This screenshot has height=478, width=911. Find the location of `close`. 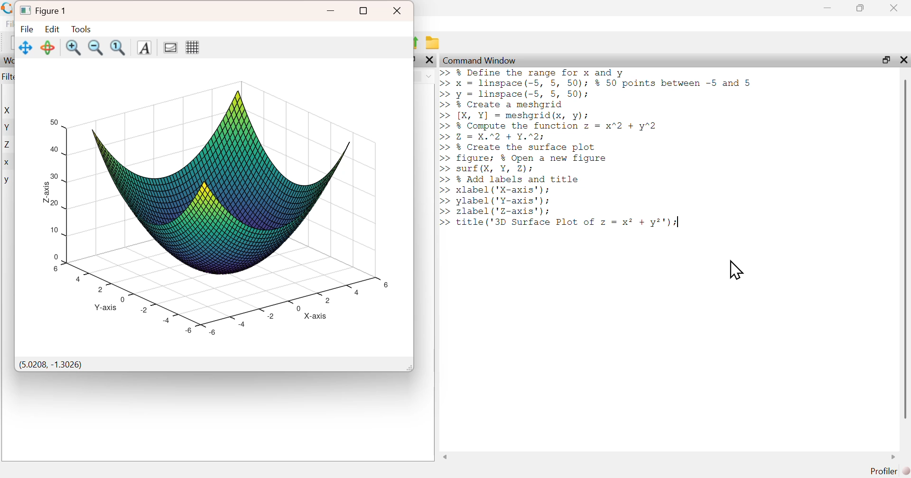

close is located at coordinates (398, 11).